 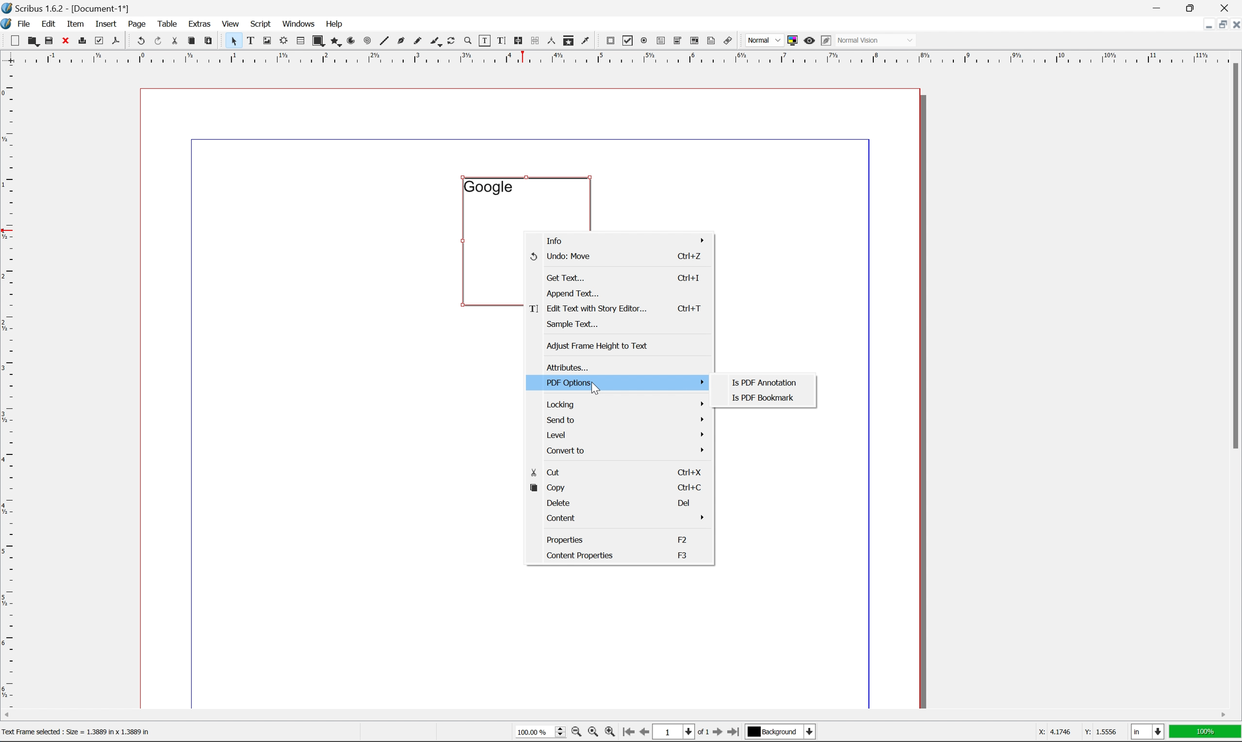 I want to click on arc, so click(x=352, y=41).